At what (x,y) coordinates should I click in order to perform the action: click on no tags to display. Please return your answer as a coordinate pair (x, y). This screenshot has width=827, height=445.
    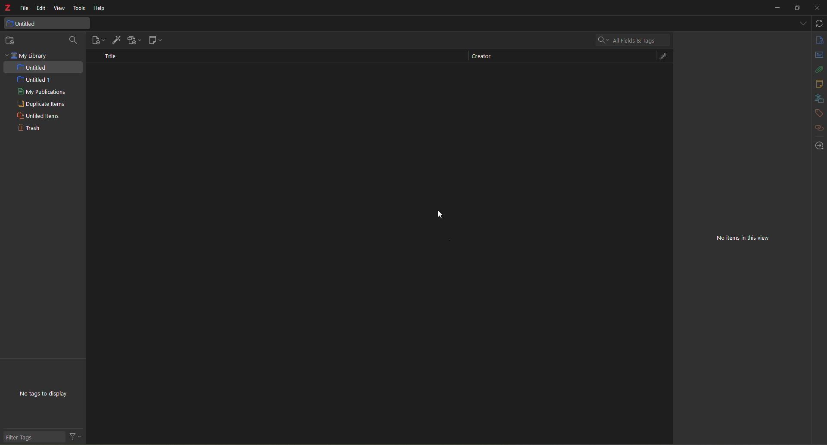
    Looking at the image, I should click on (45, 395).